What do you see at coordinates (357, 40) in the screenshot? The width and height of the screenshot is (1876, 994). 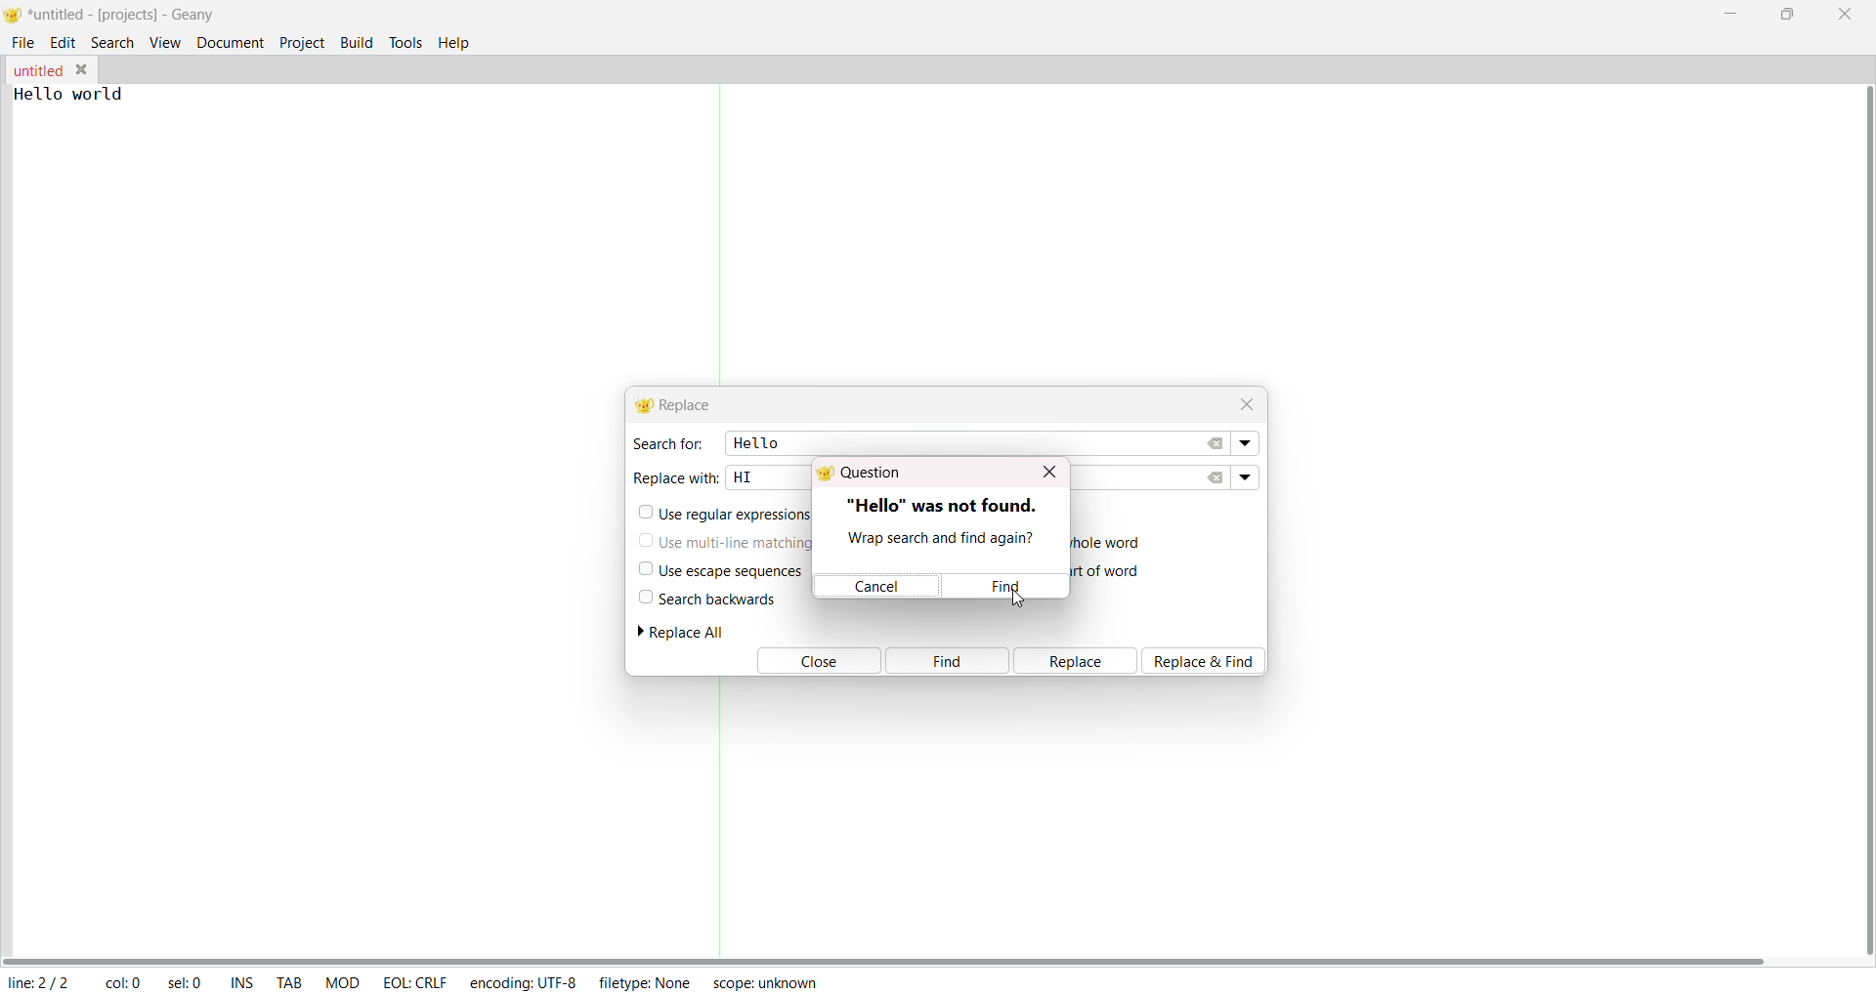 I see `build` at bounding box center [357, 40].